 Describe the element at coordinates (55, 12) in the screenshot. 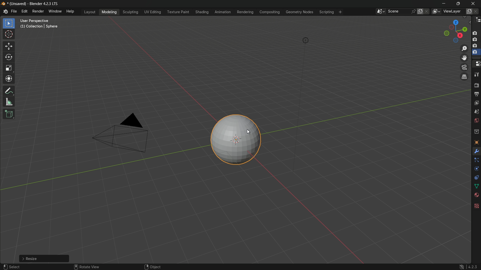

I see `window menu` at that location.